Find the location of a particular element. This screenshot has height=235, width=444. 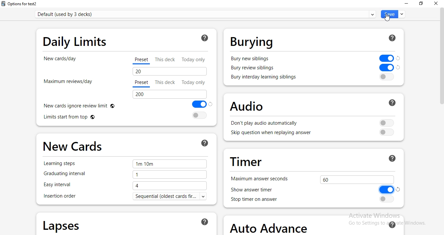

bury new siblings is located at coordinates (316, 59).